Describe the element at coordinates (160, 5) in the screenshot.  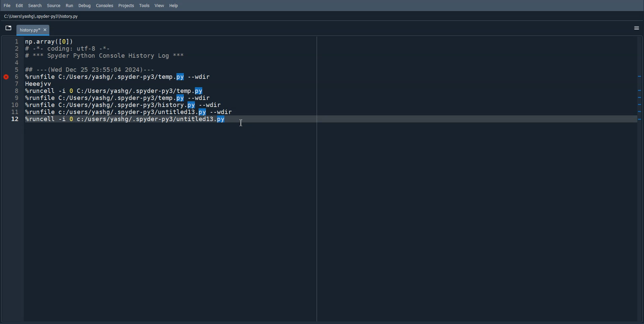
I see `View` at that location.